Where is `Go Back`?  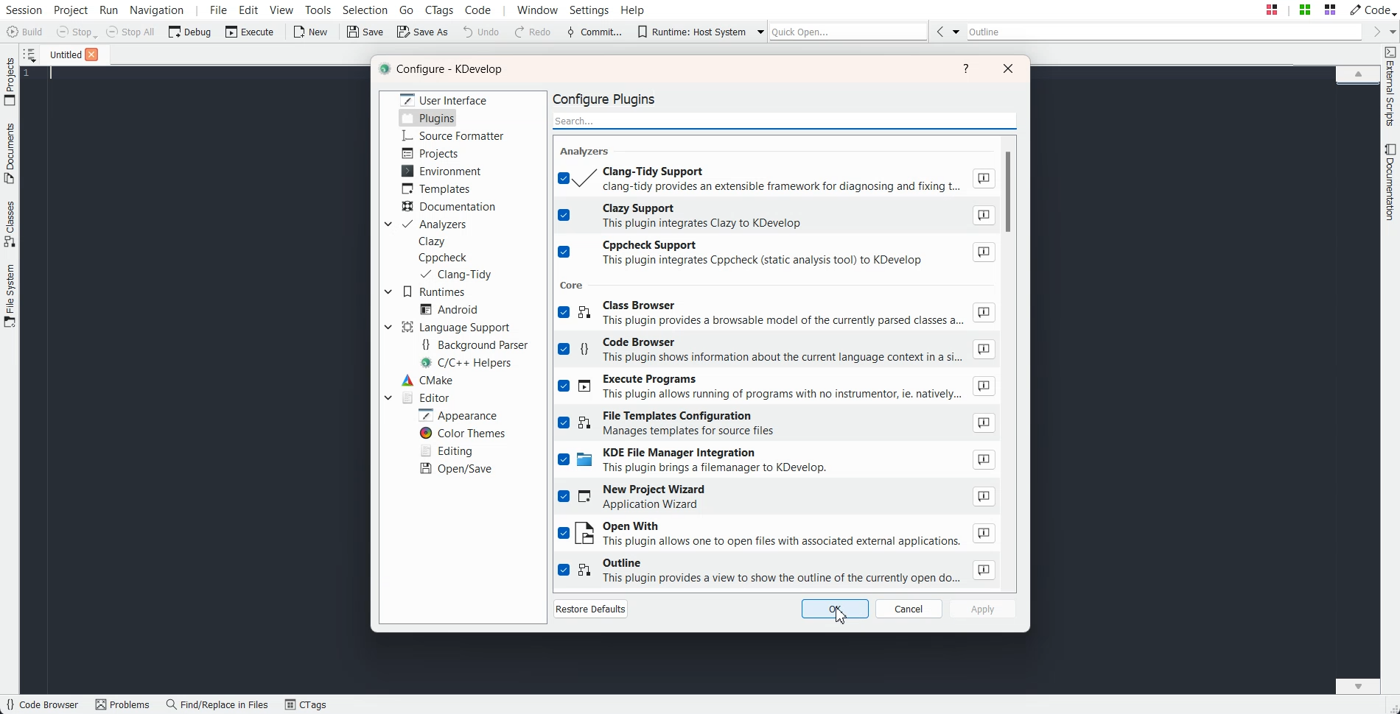 Go Back is located at coordinates (939, 31).